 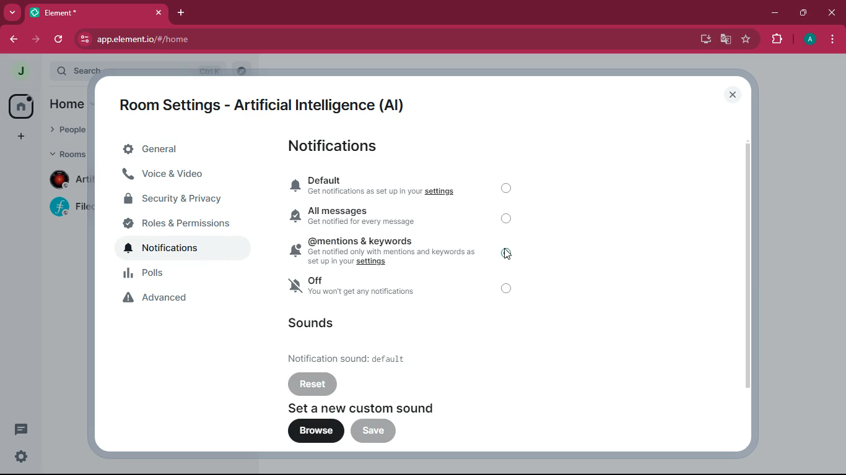 I want to click on extensions, so click(x=777, y=39).